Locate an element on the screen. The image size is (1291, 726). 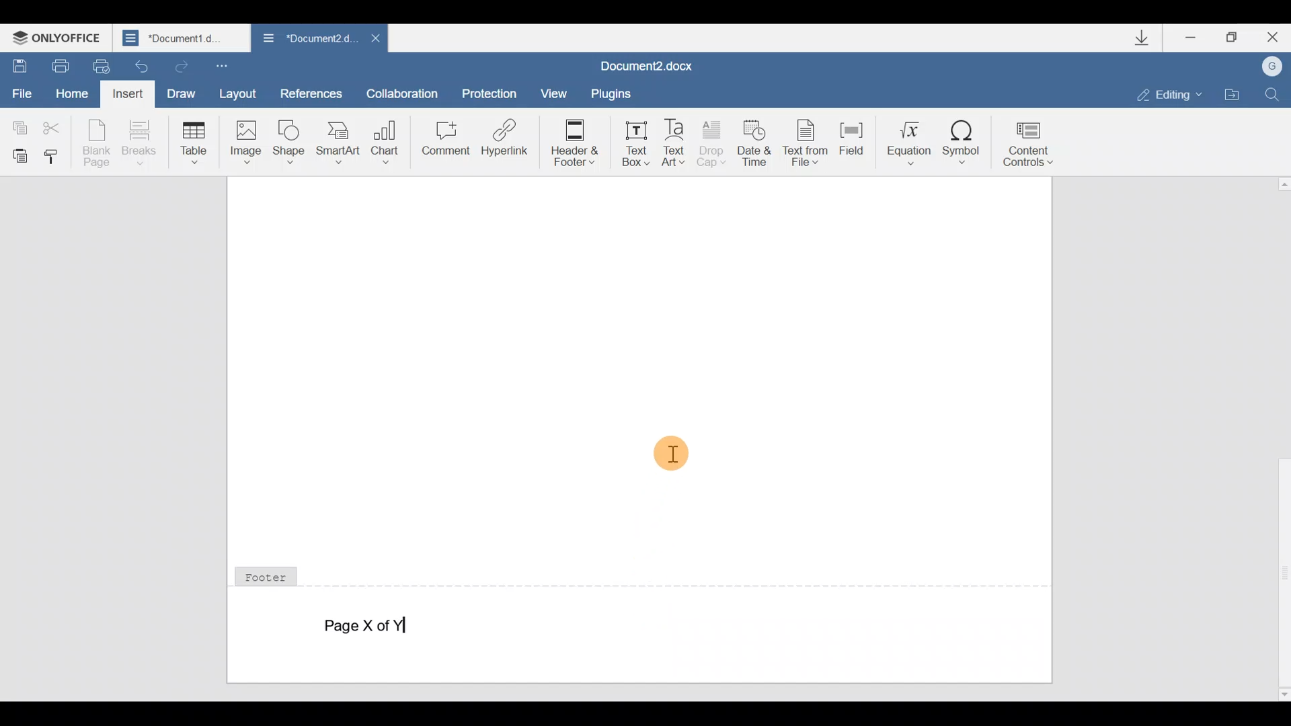
Table is located at coordinates (190, 142).